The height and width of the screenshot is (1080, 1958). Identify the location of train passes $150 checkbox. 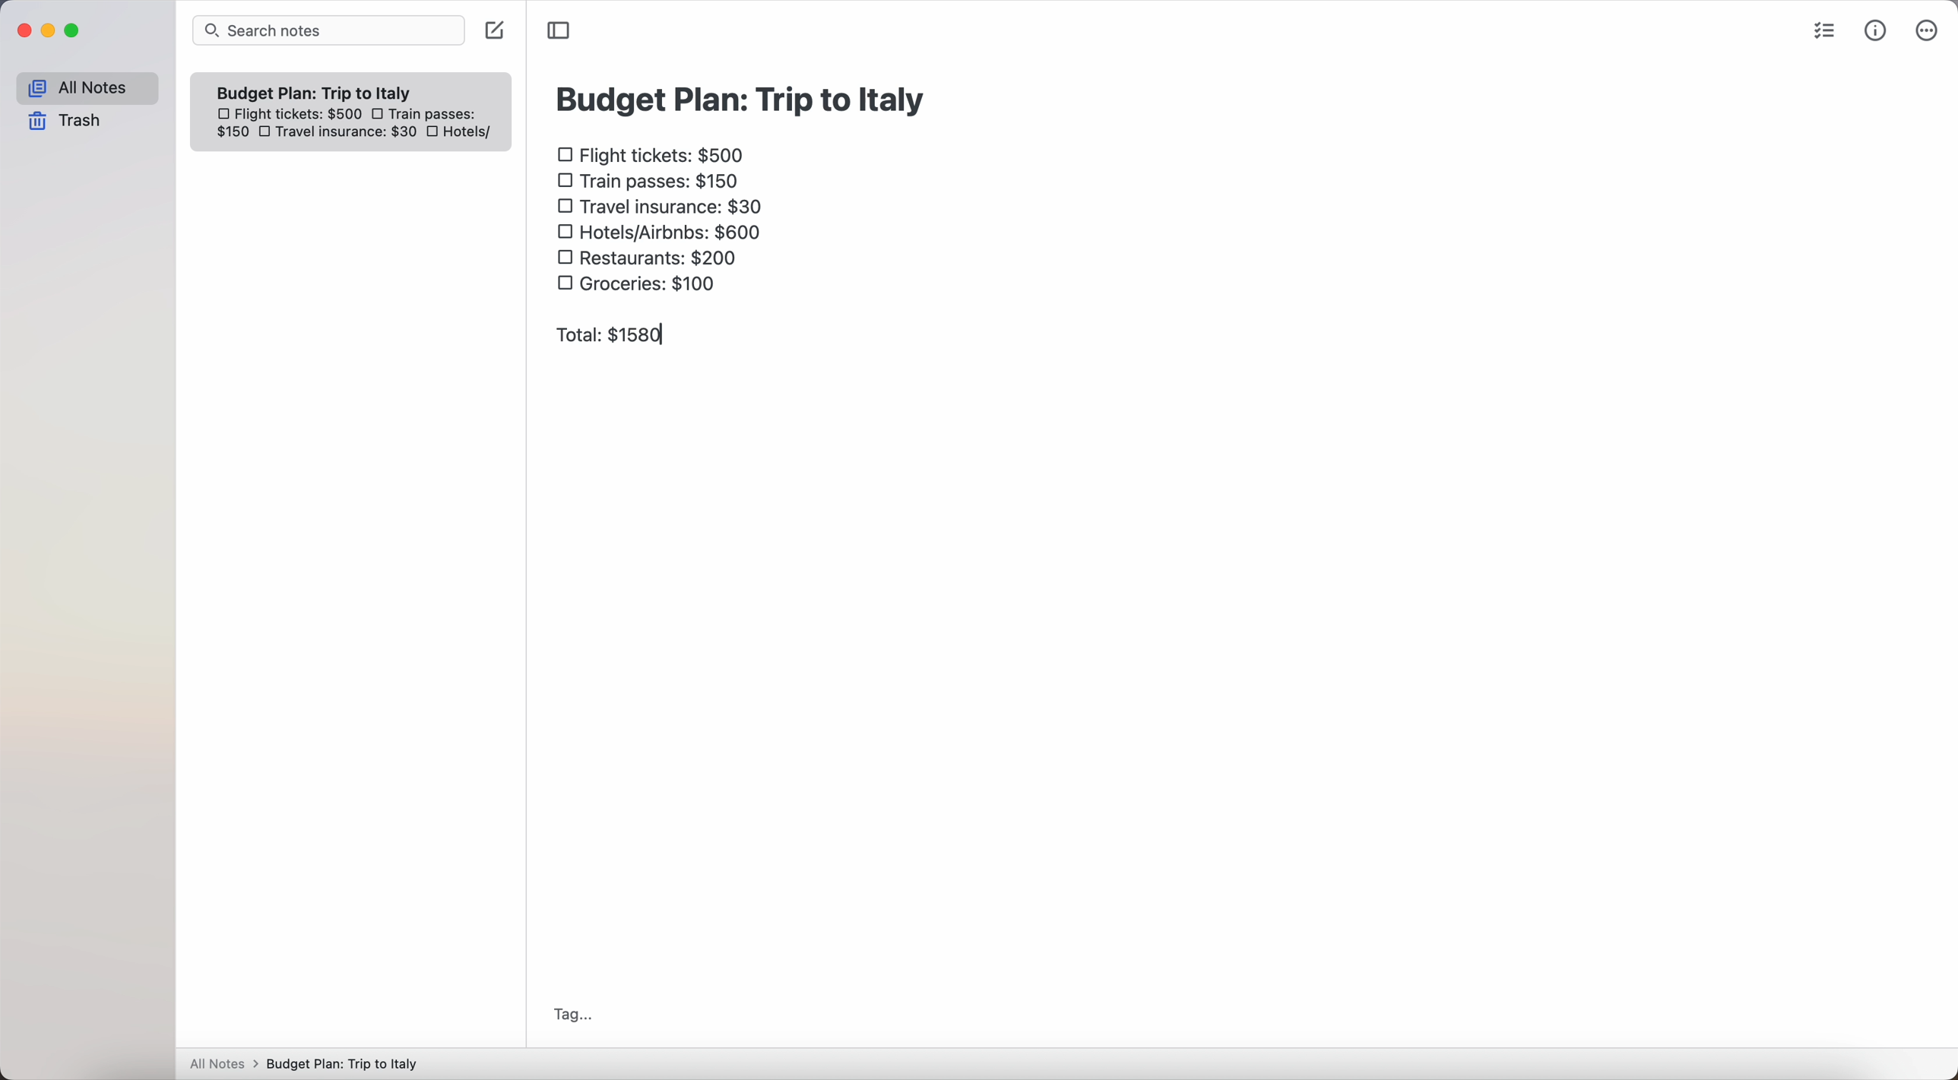
(650, 185).